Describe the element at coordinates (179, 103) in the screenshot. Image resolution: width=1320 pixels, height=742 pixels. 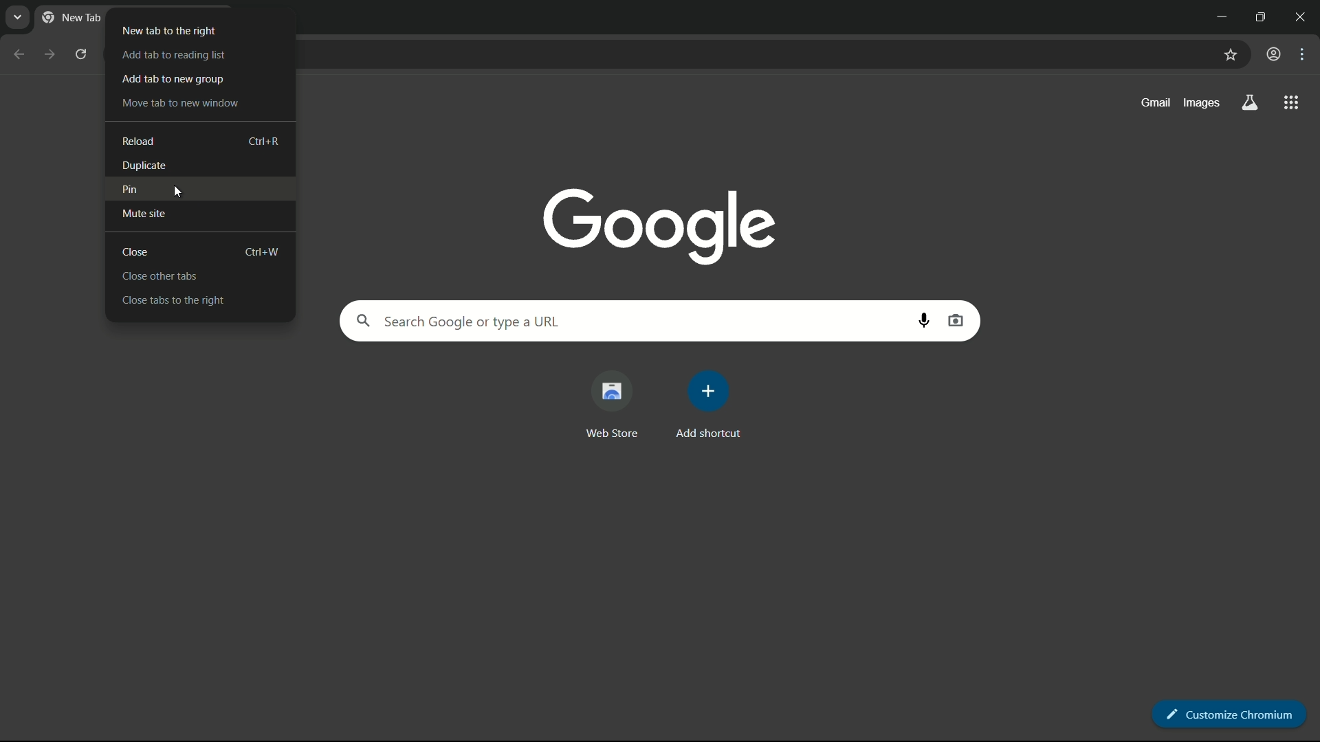
I see `move tab to new window` at that location.